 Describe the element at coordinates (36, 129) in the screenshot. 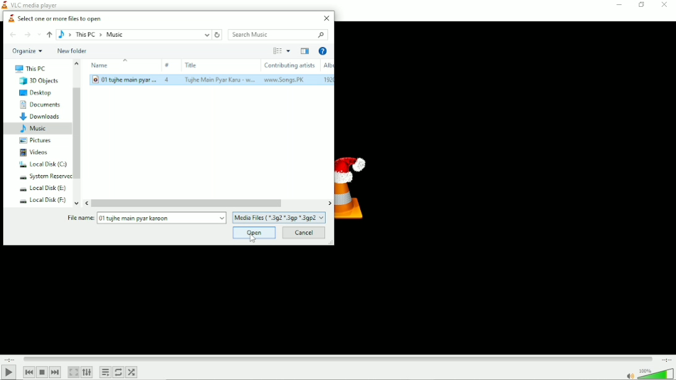

I see `Music` at that location.